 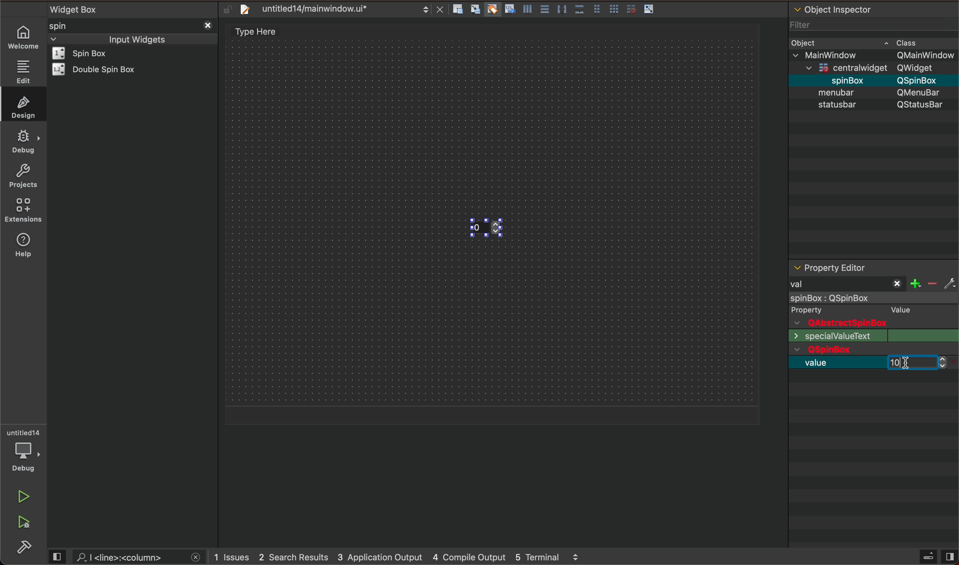 What do you see at coordinates (22, 497) in the screenshot?
I see `run` at bounding box center [22, 497].